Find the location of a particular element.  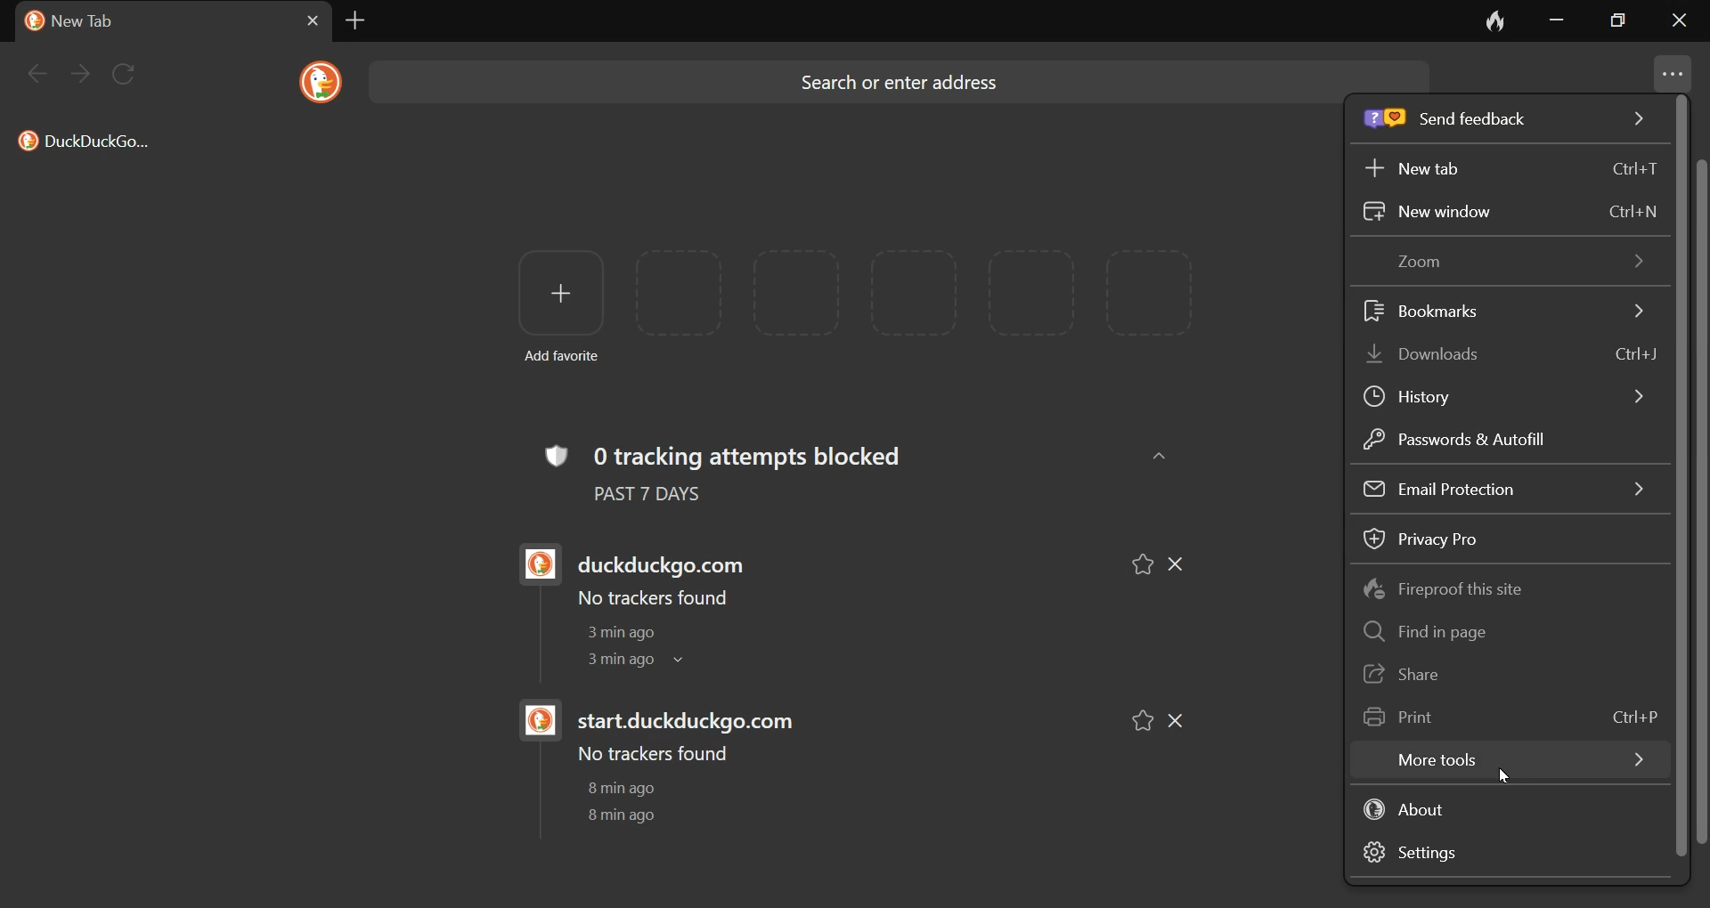

new tab is located at coordinates (352, 23).